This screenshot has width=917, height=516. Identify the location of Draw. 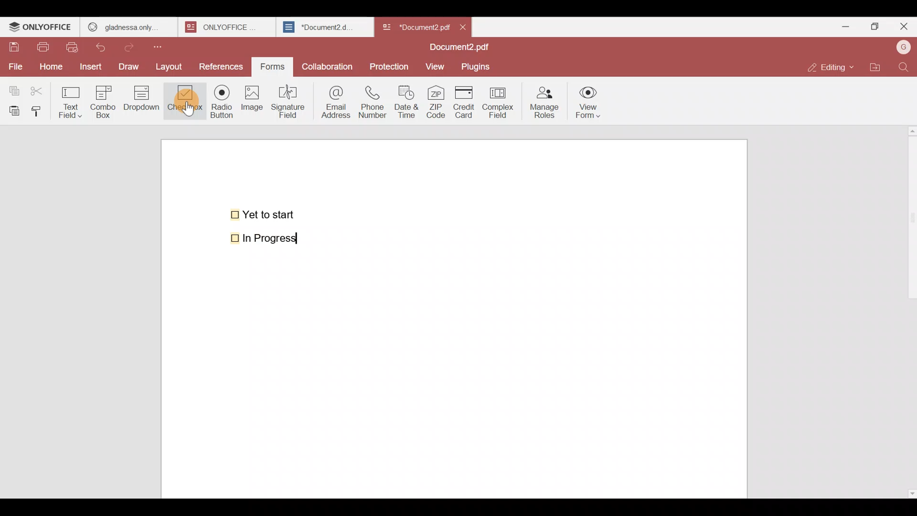
(131, 65).